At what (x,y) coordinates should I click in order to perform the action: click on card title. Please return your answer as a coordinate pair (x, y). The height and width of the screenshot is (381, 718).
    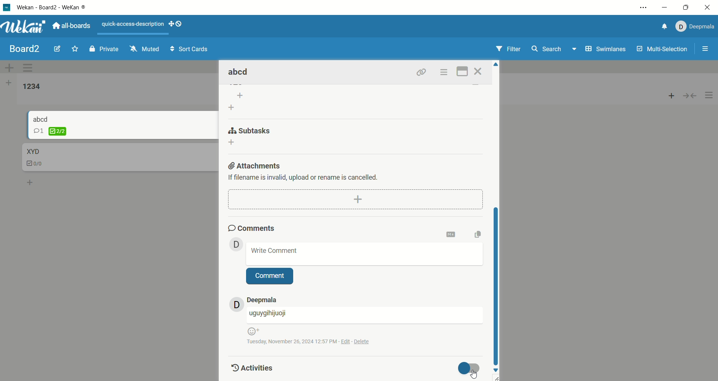
    Looking at the image, I should click on (41, 118).